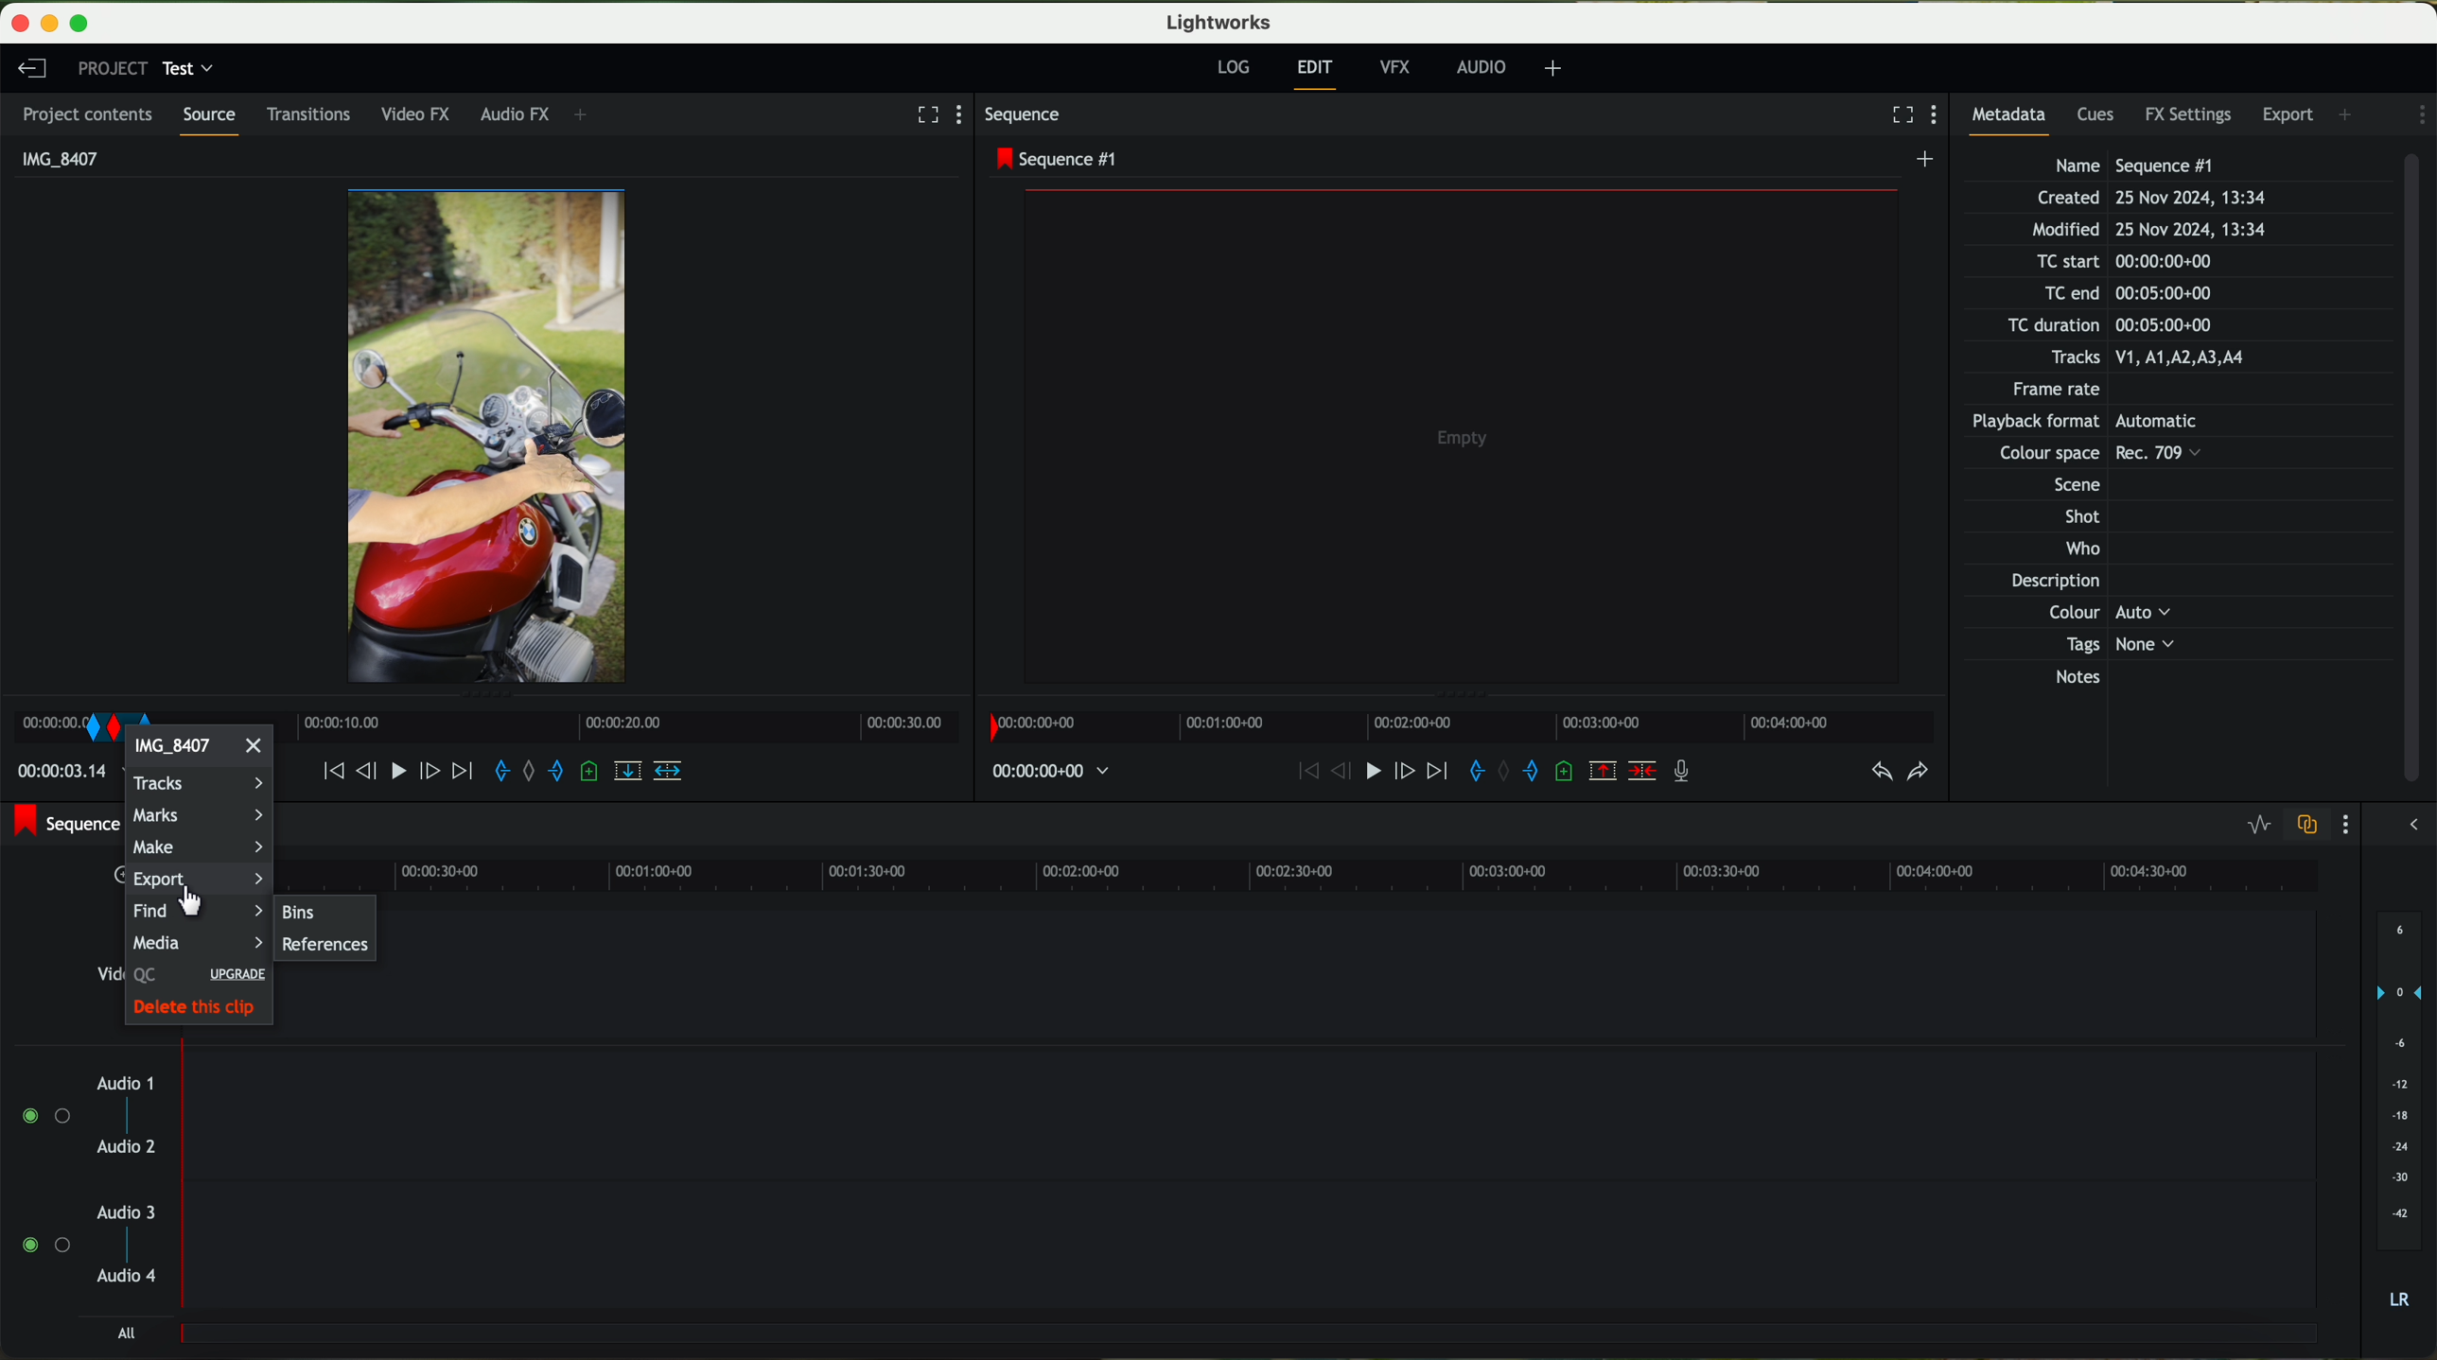 The image size is (2437, 1360). I want to click on nudge one frame back, so click(370, 769).